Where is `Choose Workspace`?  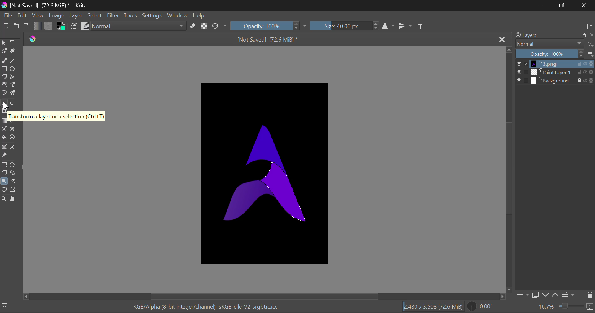 Choose Workspace is located at coordinates (589, 26).